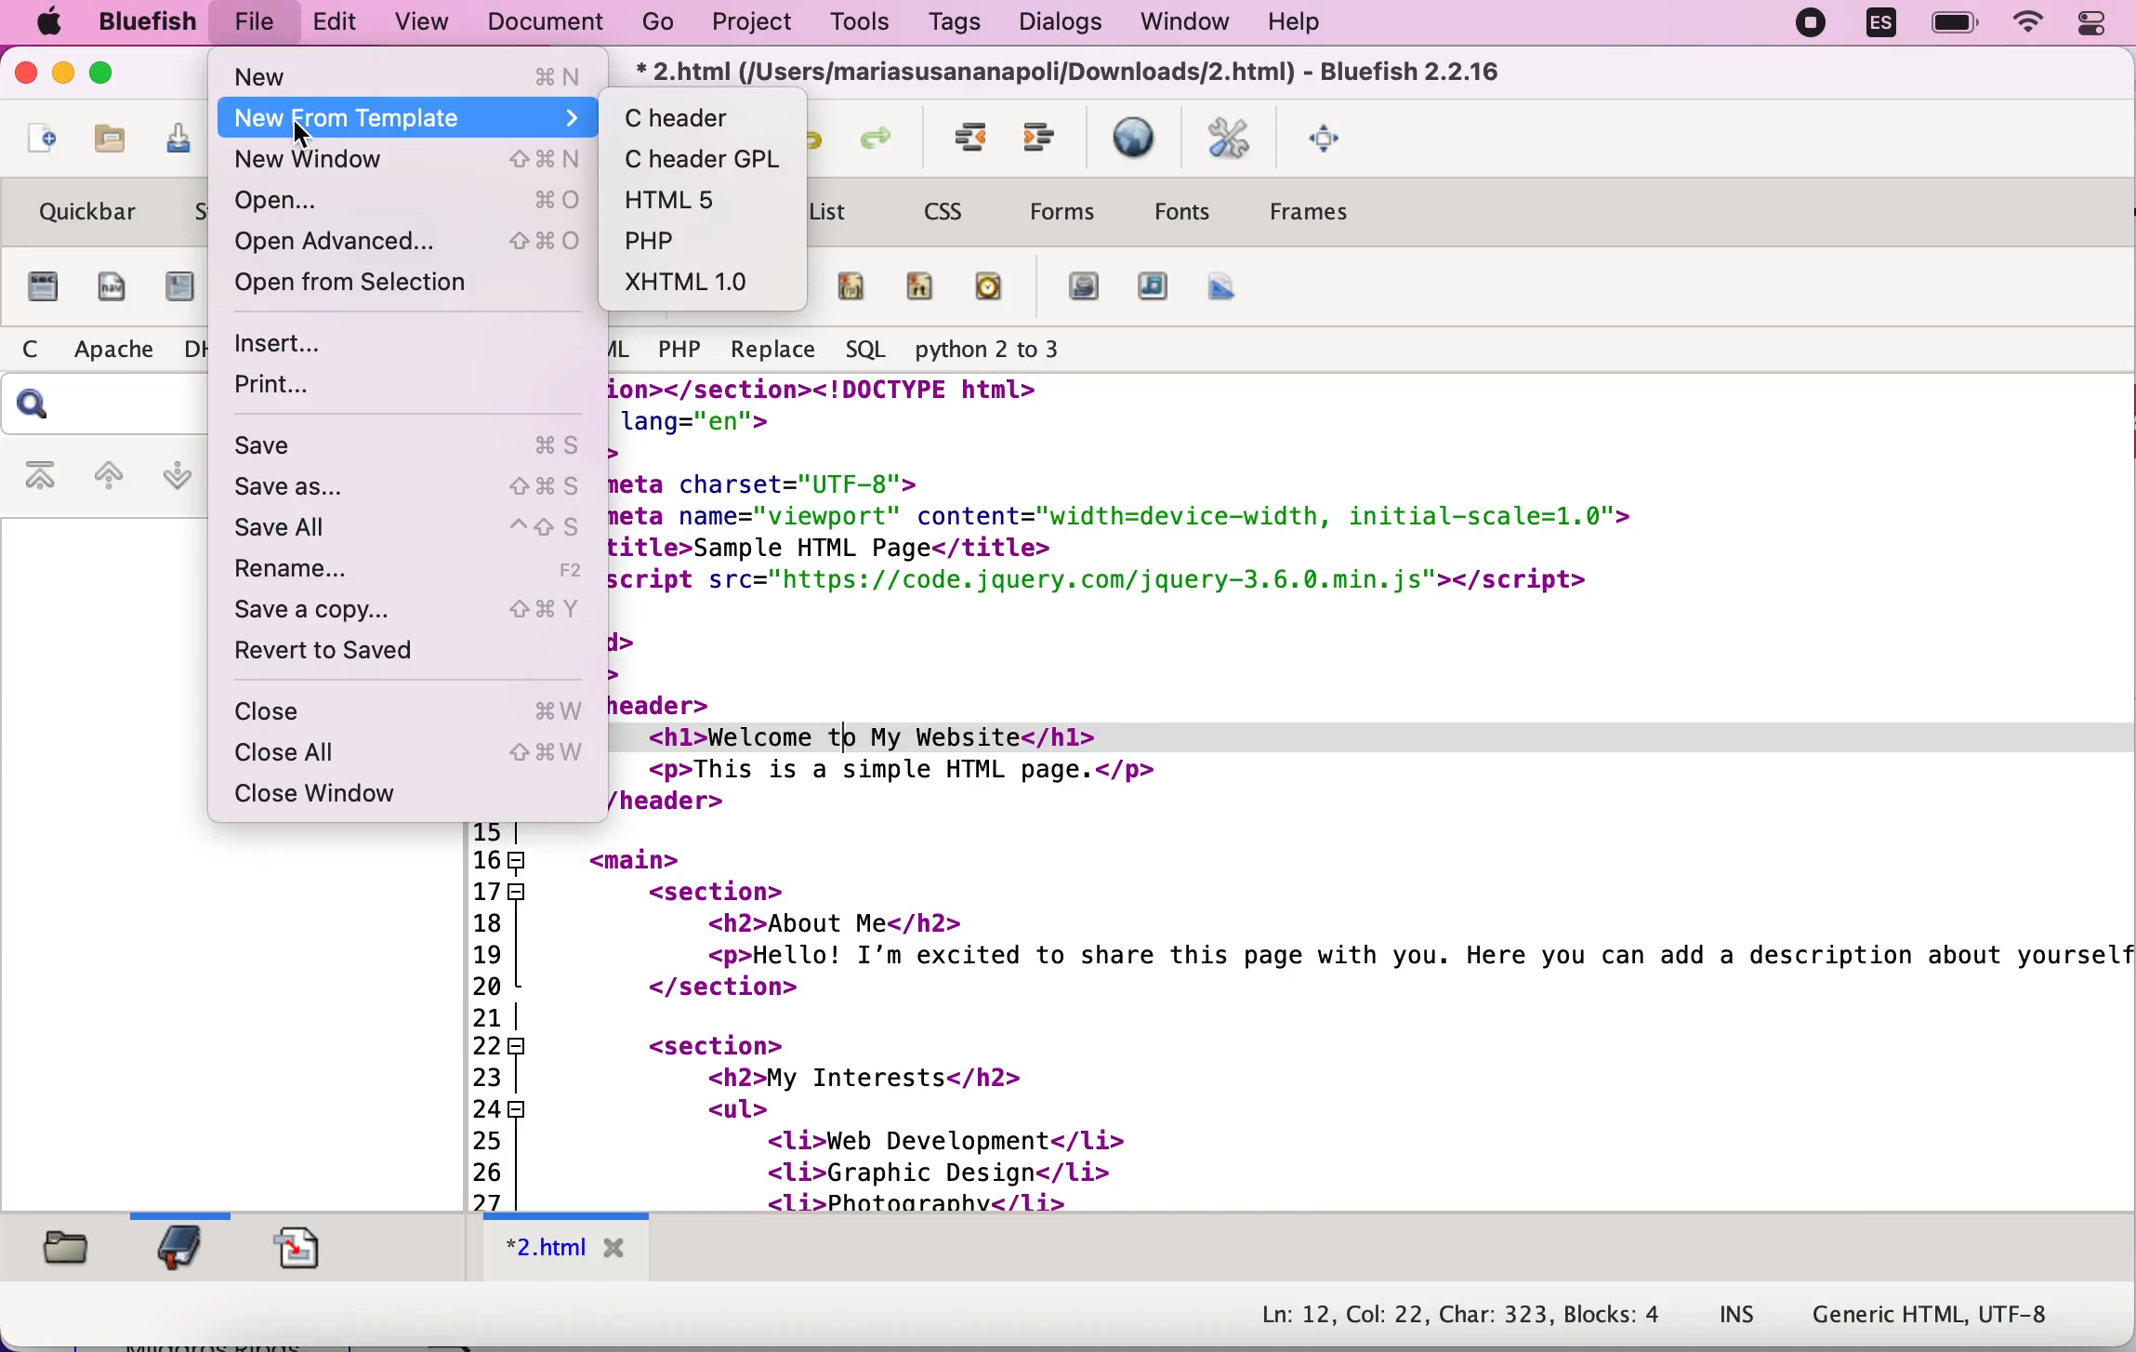 This screenshot has width=2136, height=1352. Describe the element at coordinates (174, 481) in the screenshot. I see `next bookmark` at that location.